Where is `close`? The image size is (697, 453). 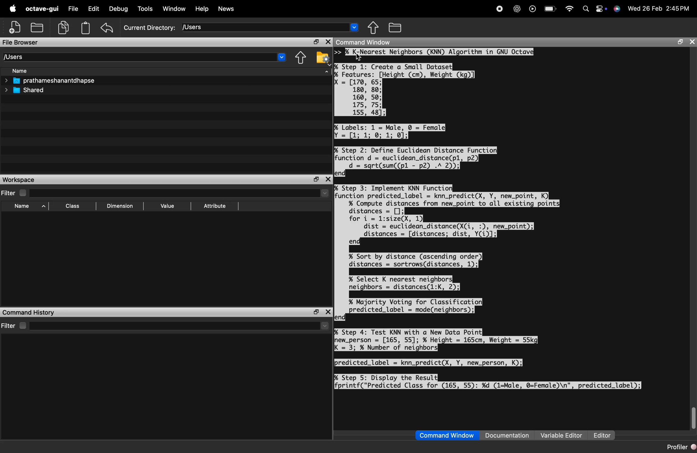 close is located at coordinates (328, 179).